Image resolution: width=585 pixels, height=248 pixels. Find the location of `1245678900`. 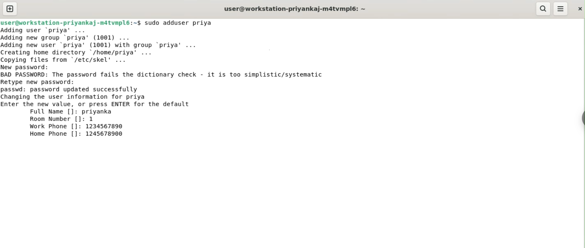

1245678900 is located at coordinates (107, 134).